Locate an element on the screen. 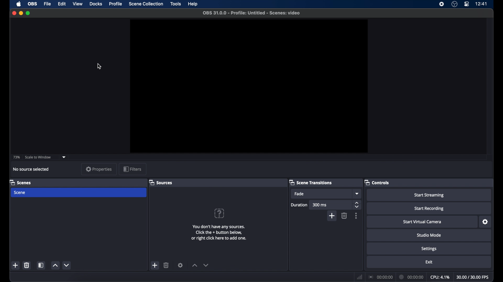  cursor is located at coordinates (100, 67).